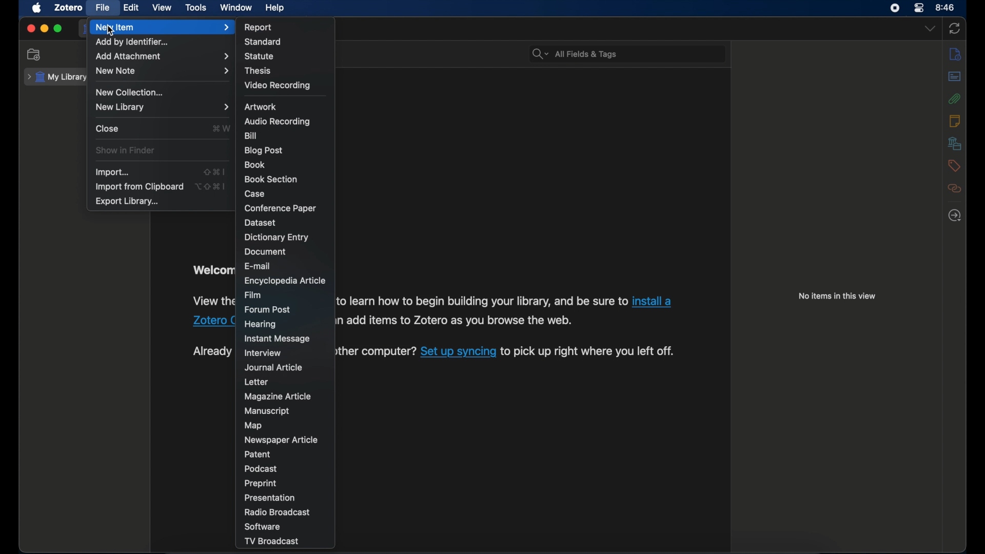 The image size is (985, 554). Describe the element at coordinates (591, 352) in the screenshot. I see `software information` at that location.